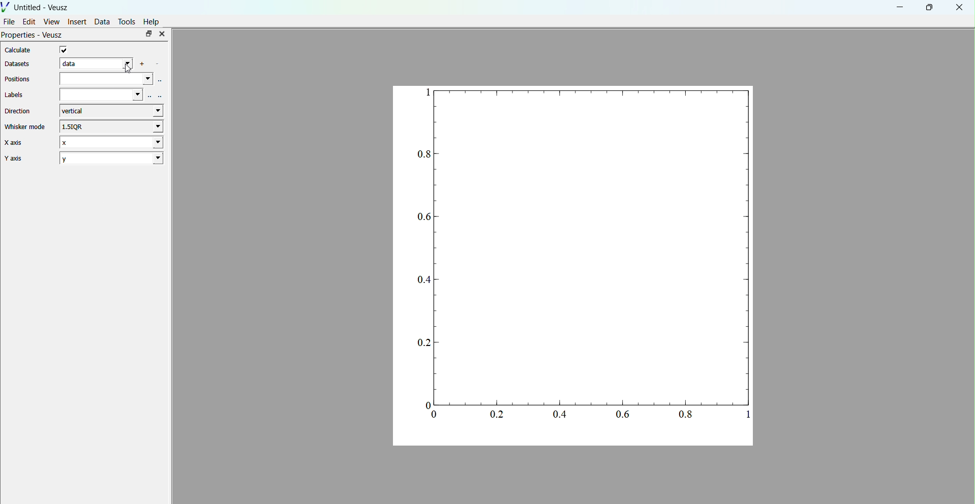 The image size is (975, 504). Describe the element at coordinates (19, 64) in the screenshot. I see `Datasets` at that location.